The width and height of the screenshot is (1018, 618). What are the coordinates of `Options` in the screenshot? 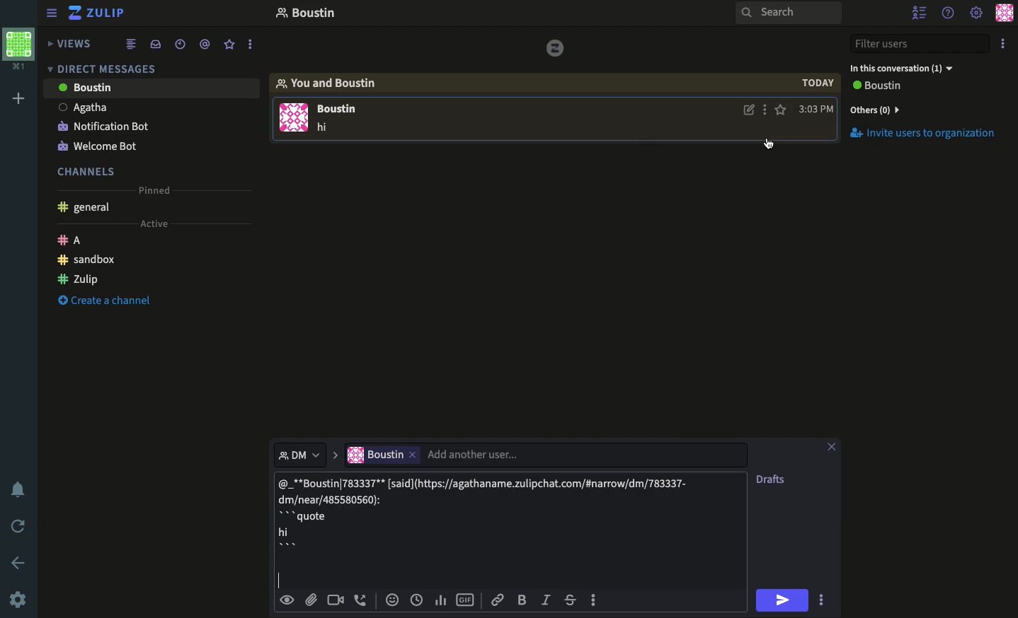 It's located at (1004, 45).